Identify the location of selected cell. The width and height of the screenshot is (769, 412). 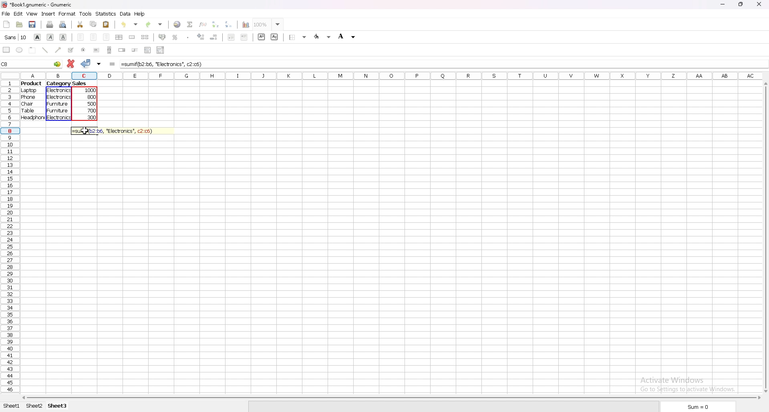
(30, 64).